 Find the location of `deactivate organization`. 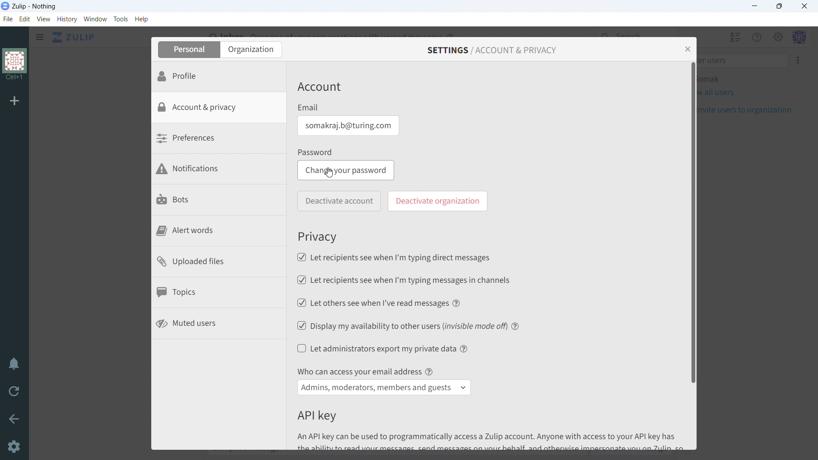

deactivate organization is located at coordinates (438, 201).